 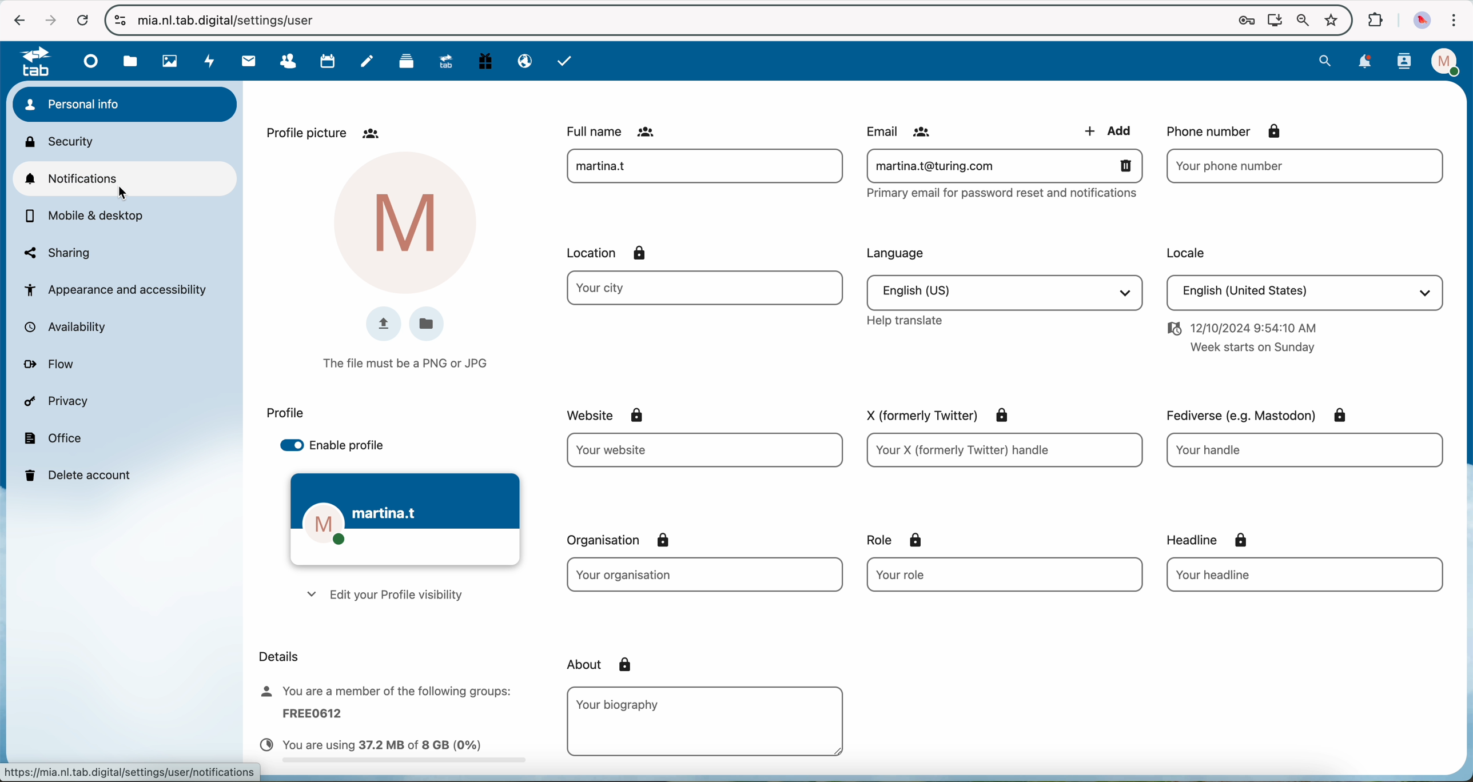 I want to click on email, so click(x=899, y=130).